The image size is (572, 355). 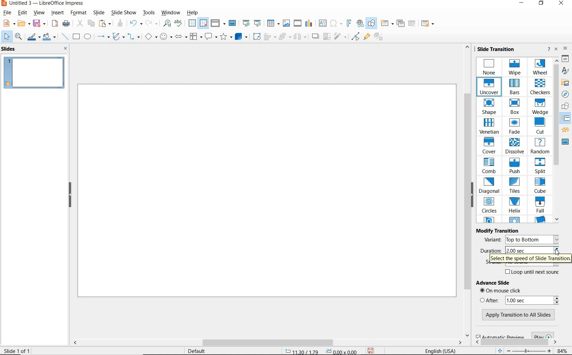 What do you see at coordinates (474, 195) in the screenshot?
I see `HIDE` at bounding box center [474, 195].